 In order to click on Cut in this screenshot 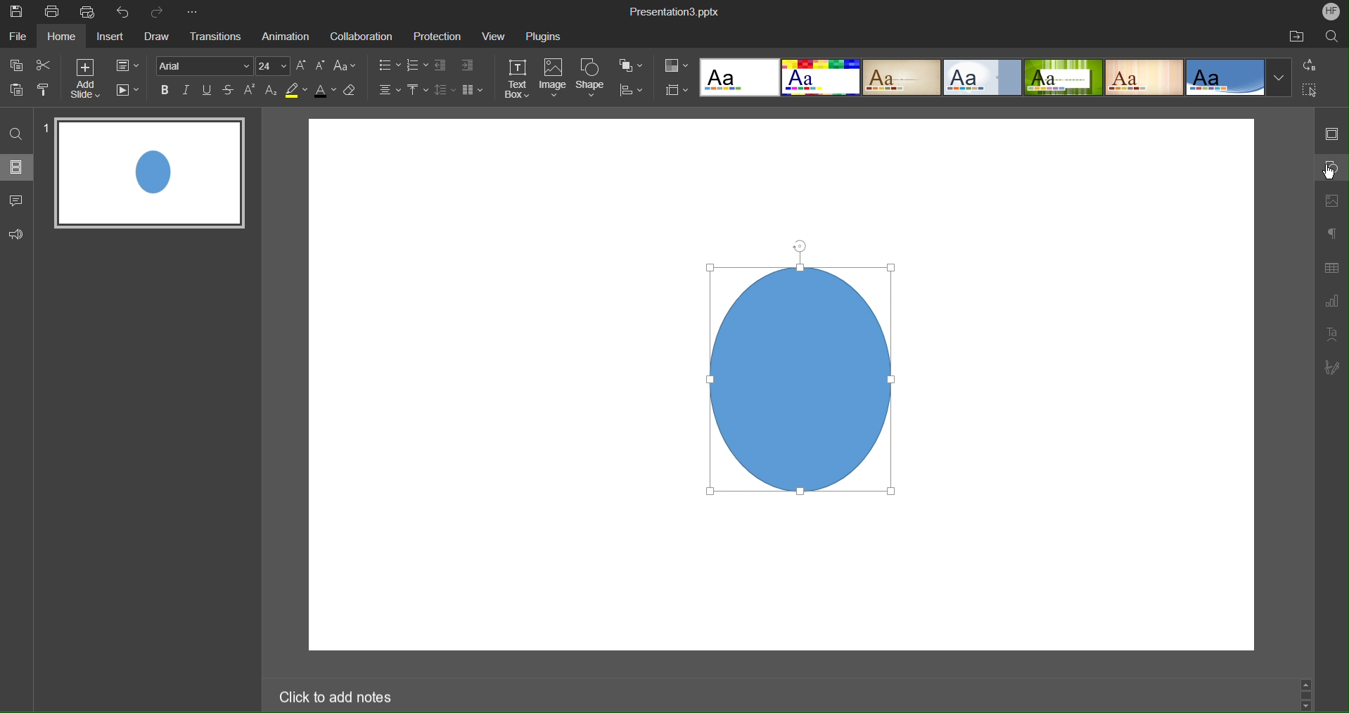, I will do `click(45, 65)`.